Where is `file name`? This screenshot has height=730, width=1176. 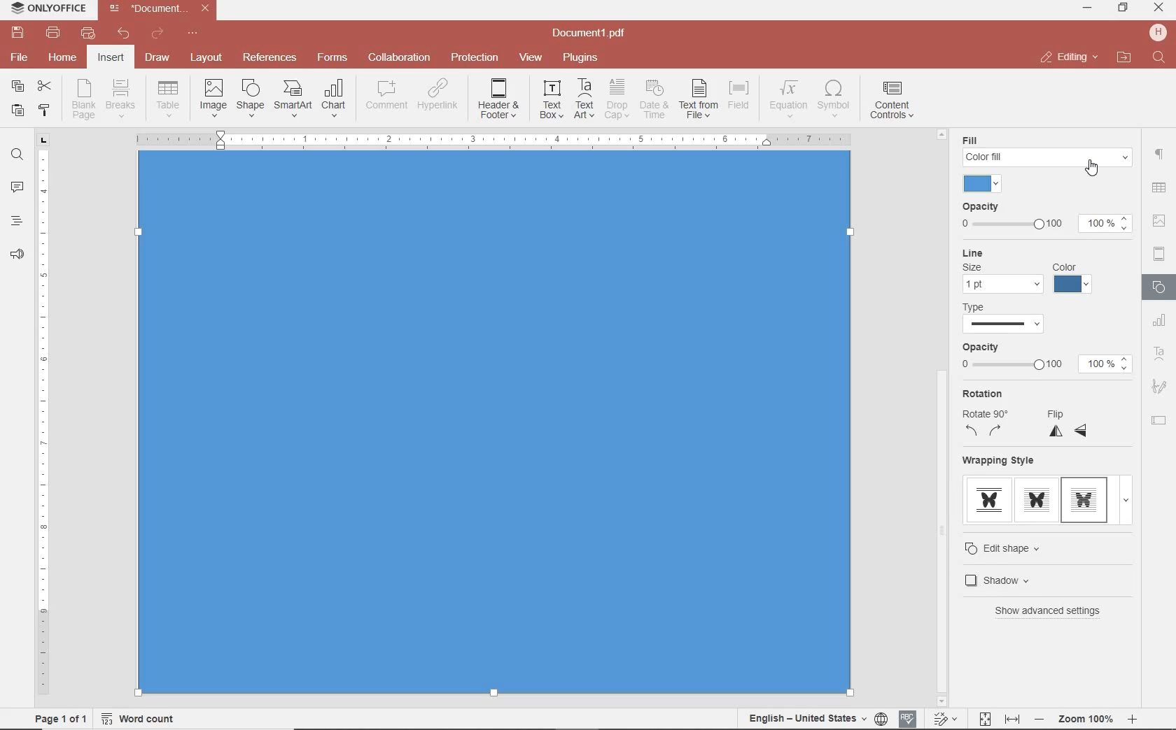 file name is located at coordinates (162, 8).